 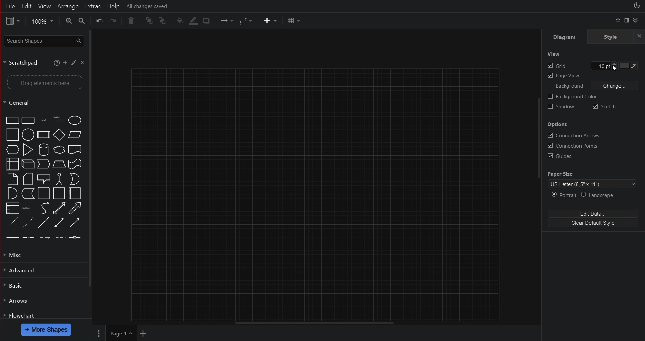 I want to click on Scrollbar, so click(x=91, y=158).